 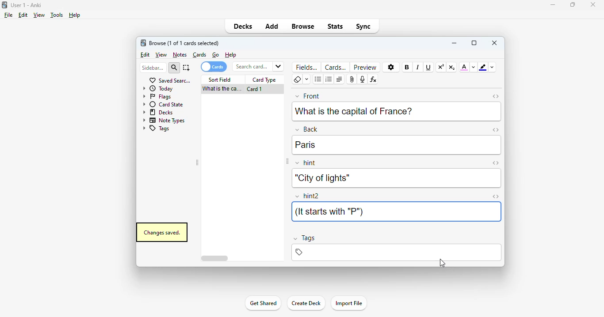 What do you see at coordinates (417, 67) in the screenshot?
I see `italic` at bounding box center [417, 67].